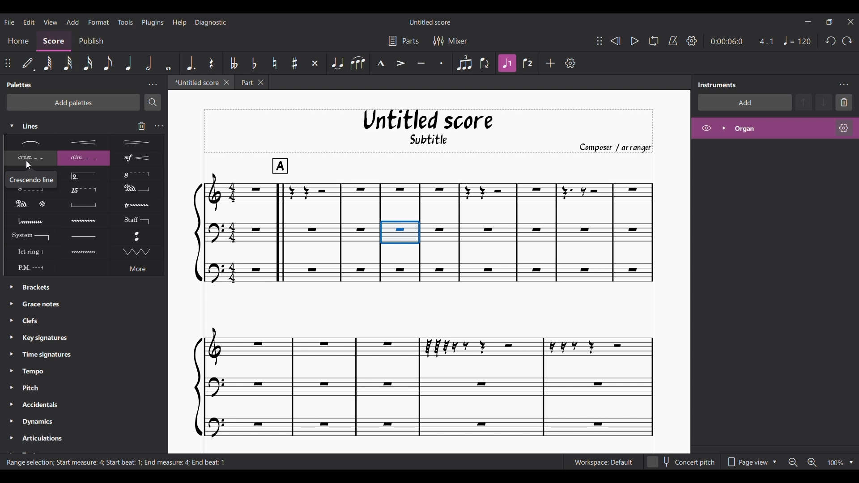 This screenshot has height=483, width=859. What do you see at coordinates (358, 64) in the screenshot?
I see `Slur` at bounding box center [358, 64].